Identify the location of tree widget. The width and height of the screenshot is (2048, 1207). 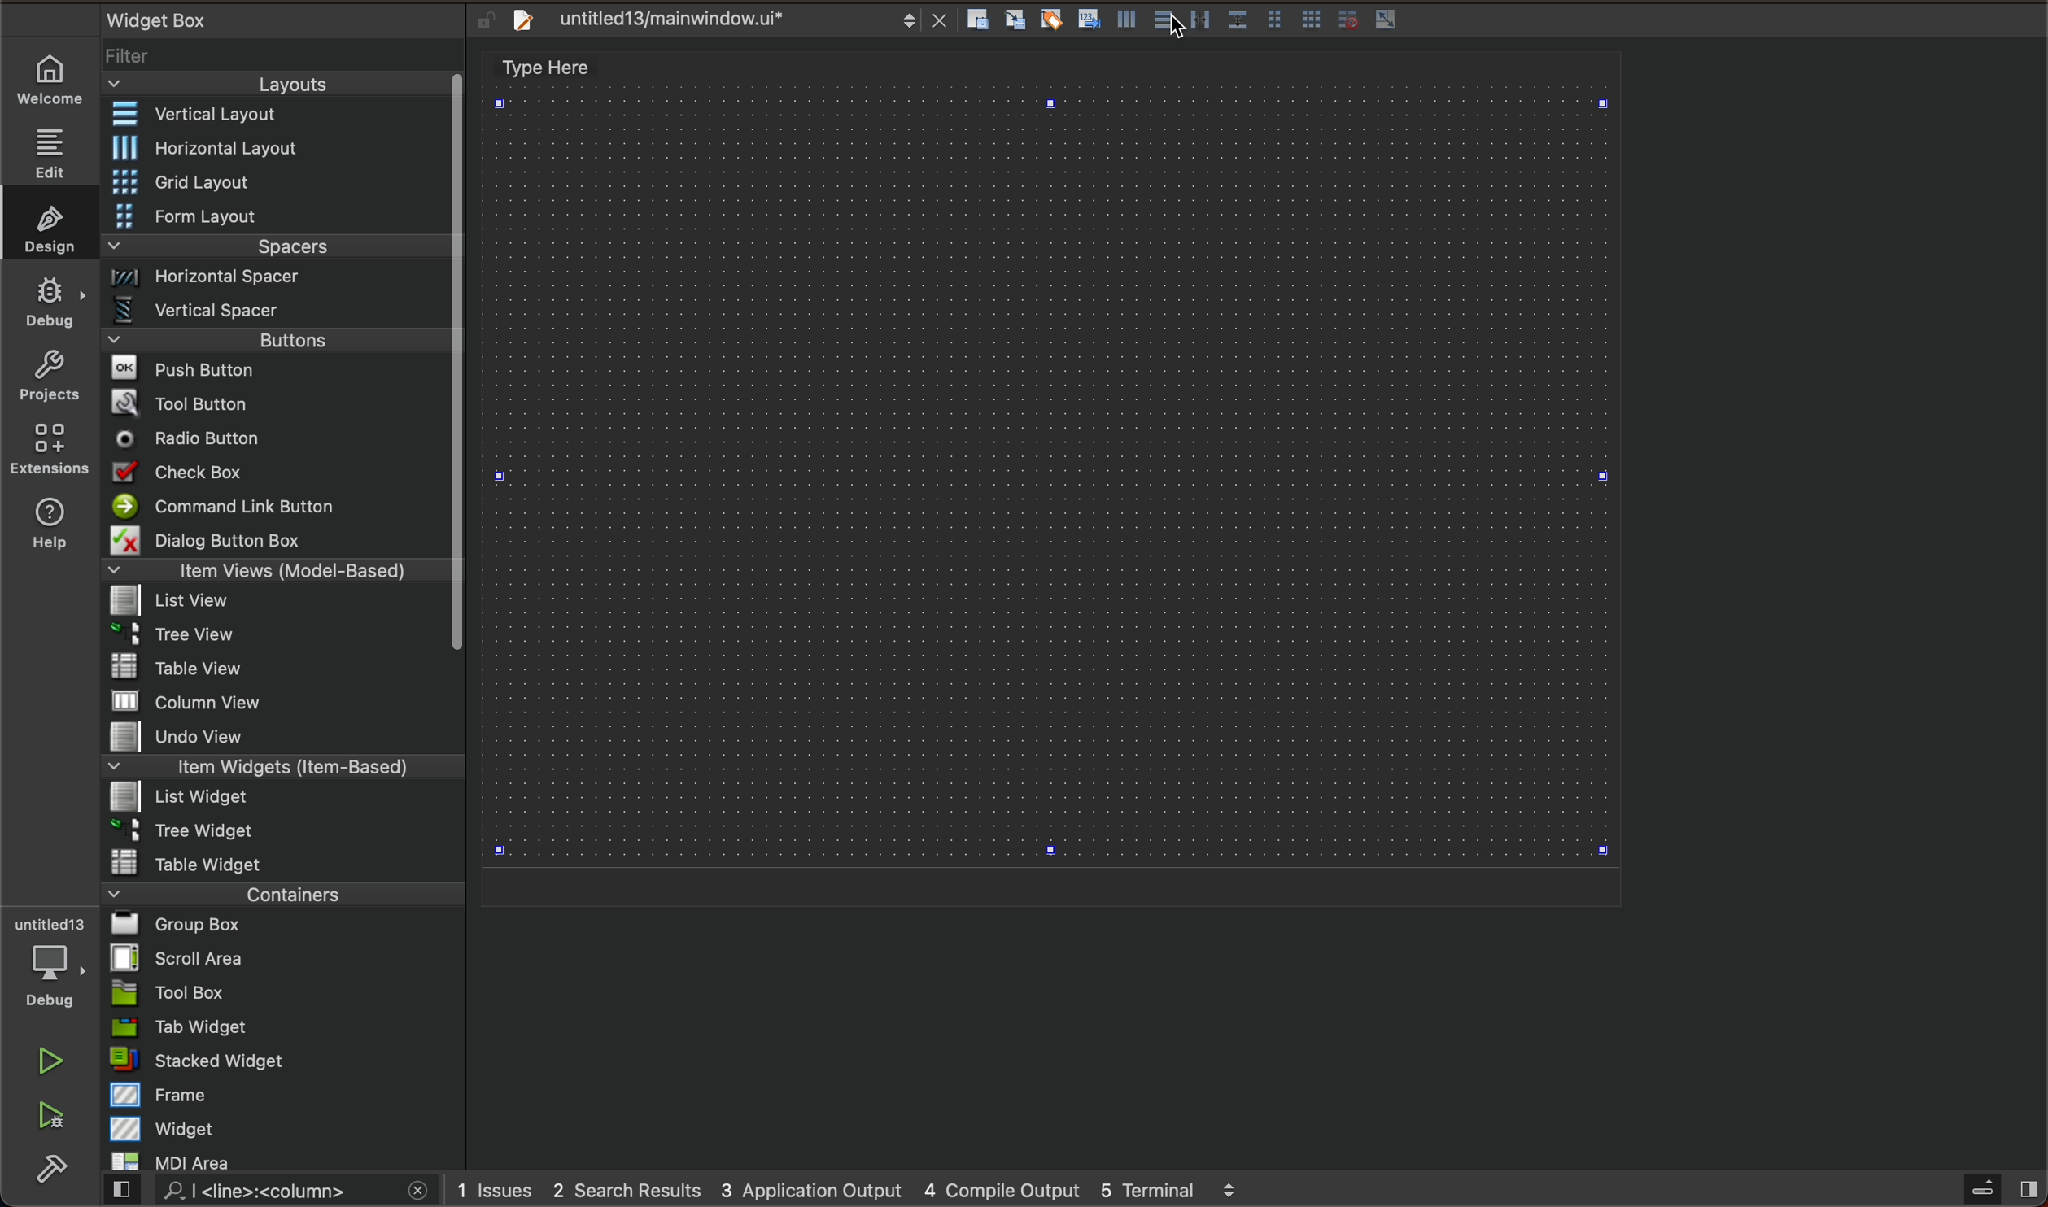
(277, 831).